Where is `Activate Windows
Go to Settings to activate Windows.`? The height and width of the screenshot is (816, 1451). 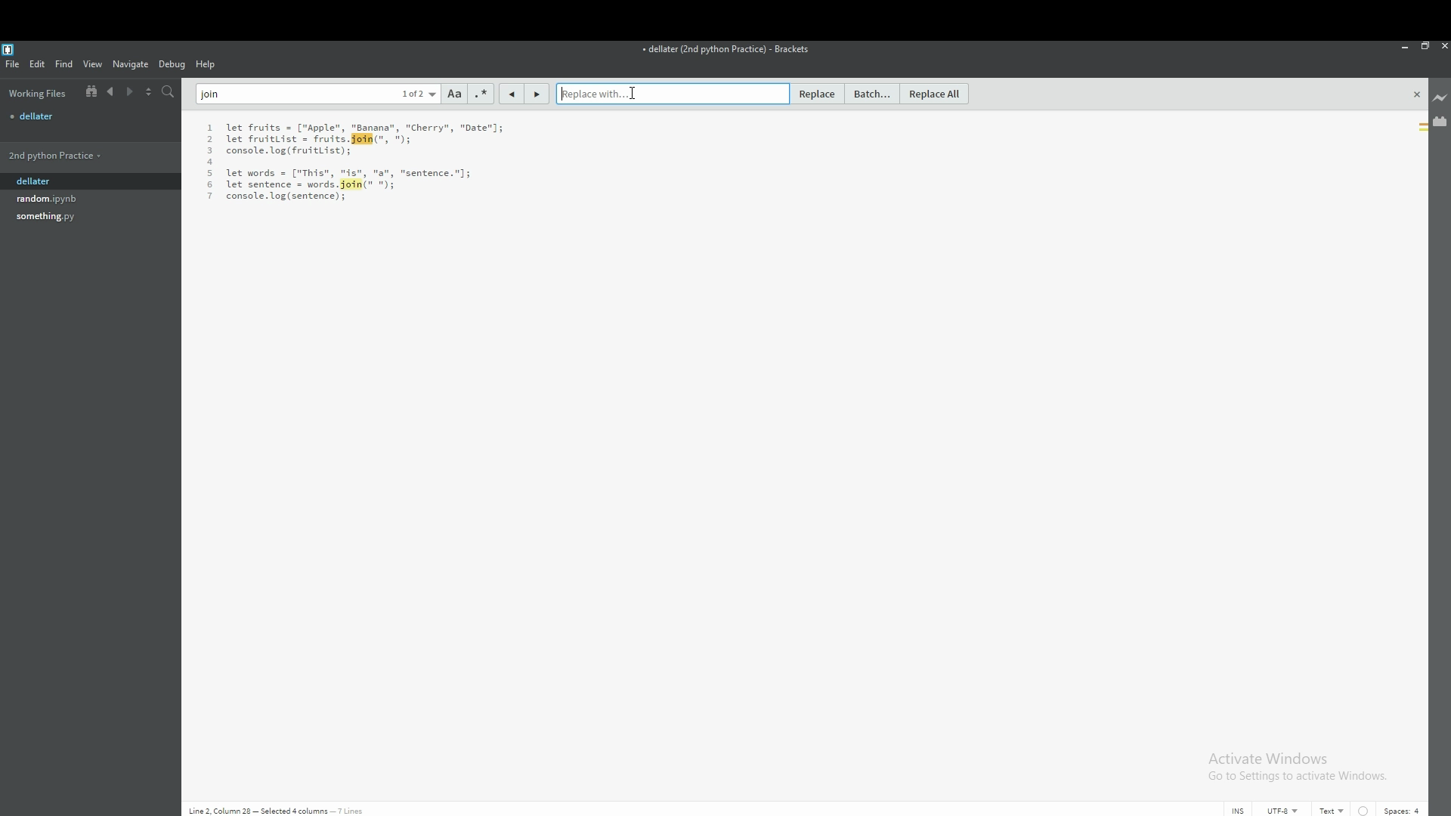 Activate Windows
Go to Settings to activate Windows. is located at coordinates (1300, 767).